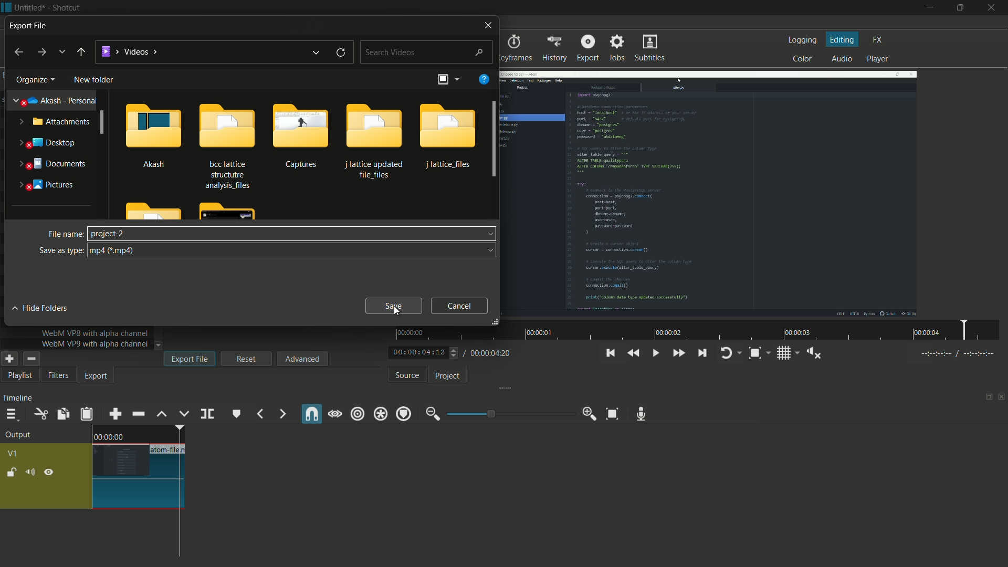  Describe the element at coordinates (95, 333) in the screenshot. I see `webm vp8 with alpha channel` at that location.